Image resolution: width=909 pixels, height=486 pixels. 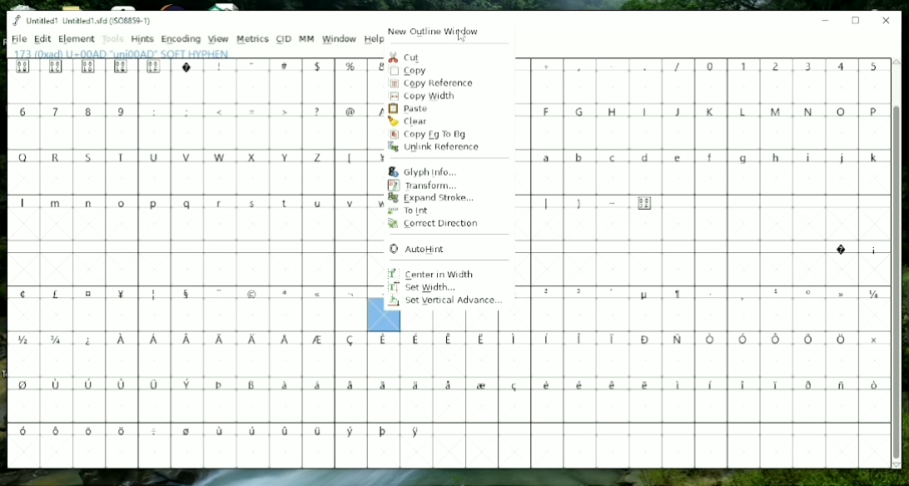 What do you see at coordinates (410, 72) in the screenshot?
I see `Copy` at bounding box center [410, 72].